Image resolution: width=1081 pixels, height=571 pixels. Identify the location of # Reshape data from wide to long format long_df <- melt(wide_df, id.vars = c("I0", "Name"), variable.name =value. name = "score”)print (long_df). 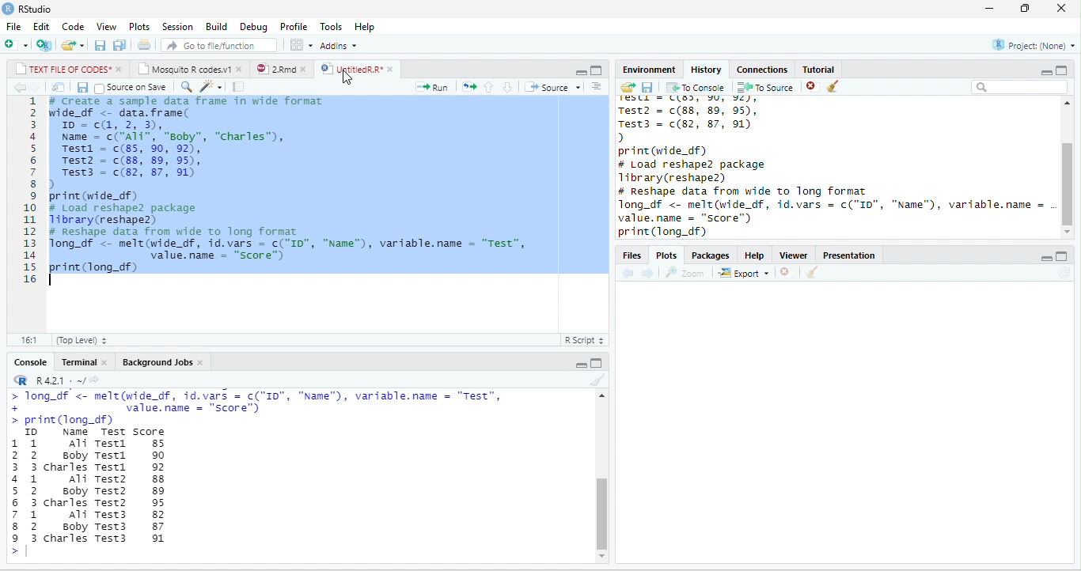
(835, 213).